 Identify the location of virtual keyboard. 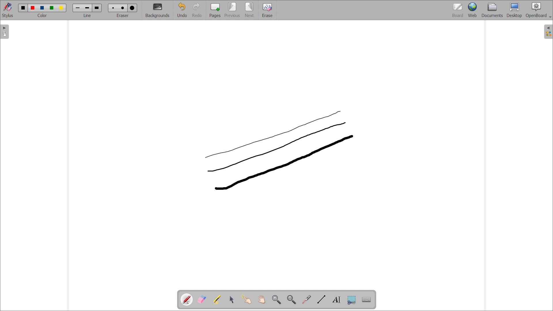
(367, 300).